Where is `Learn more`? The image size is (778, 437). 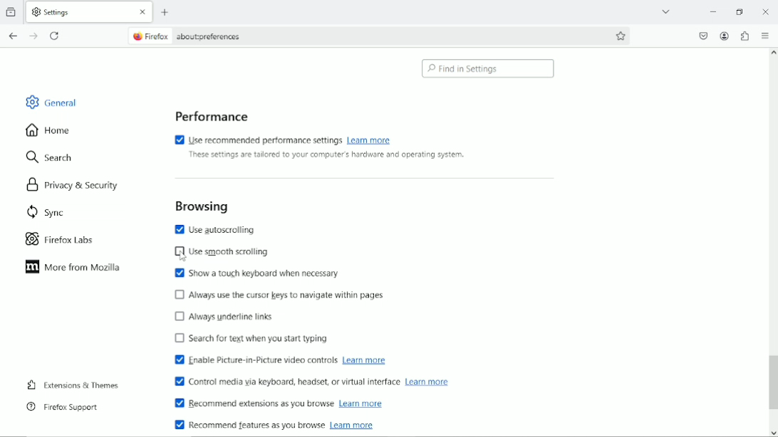
Learn more is located at coordinates (360, 404).